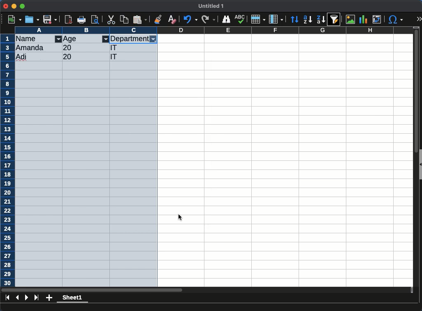 This screenshot has height=311, width=422. Describe the element at coordinates (364, 19) in the screenshot. I see `chart` at that location.